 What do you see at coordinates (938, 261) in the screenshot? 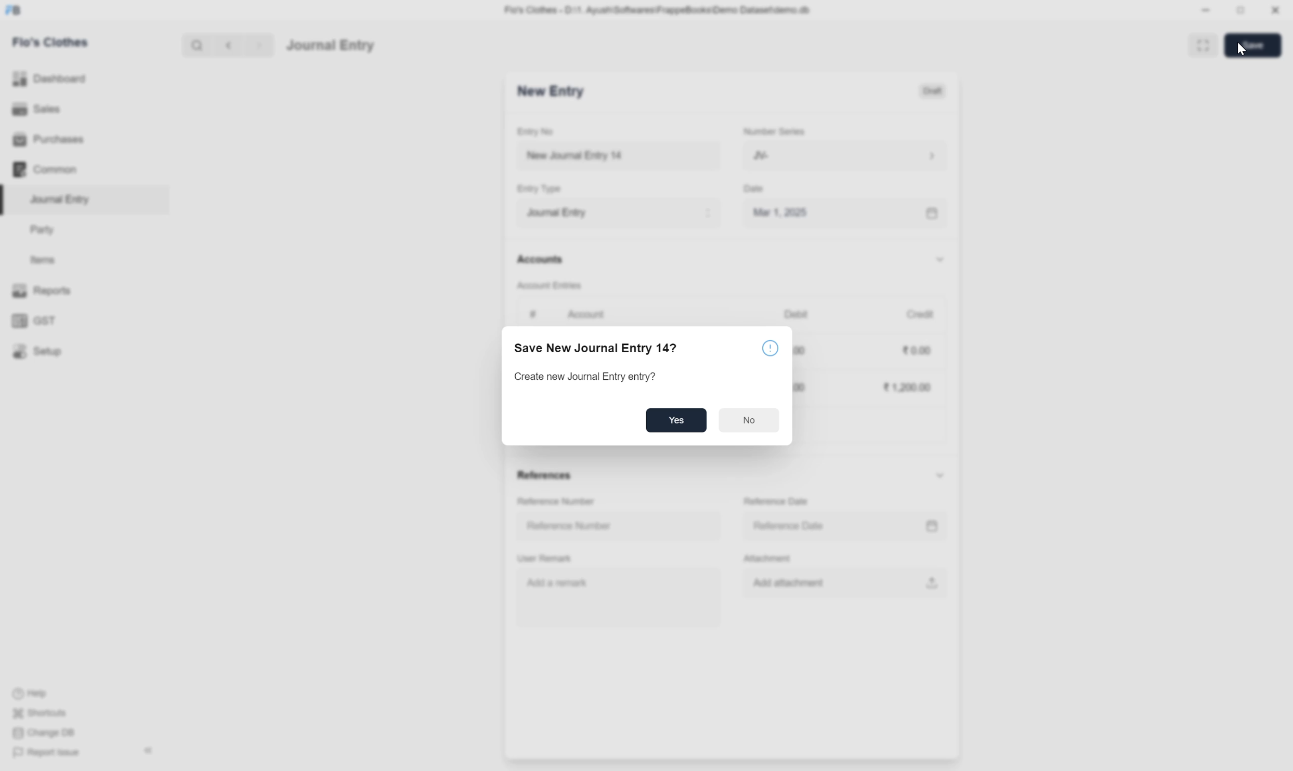
I see `down` at bounding box center [938, 261].